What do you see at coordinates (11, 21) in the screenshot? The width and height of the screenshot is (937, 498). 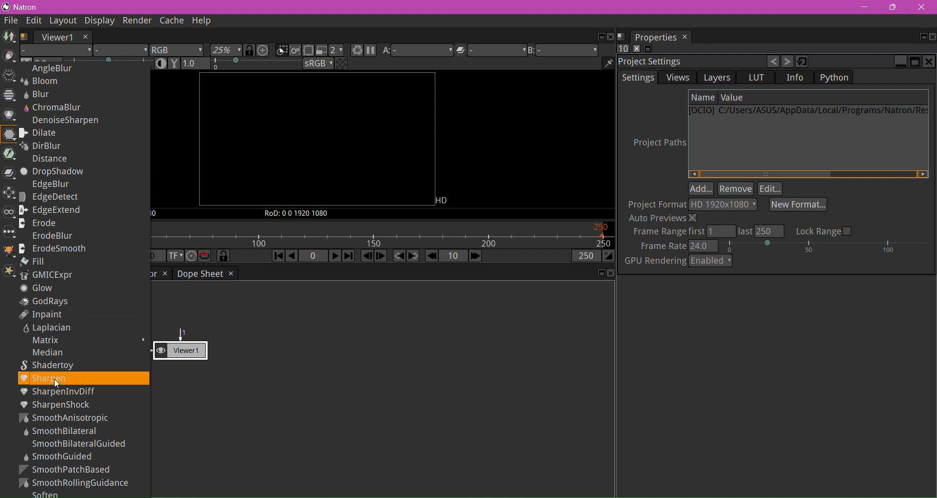 I see `File` at bounding box center [11, 21].